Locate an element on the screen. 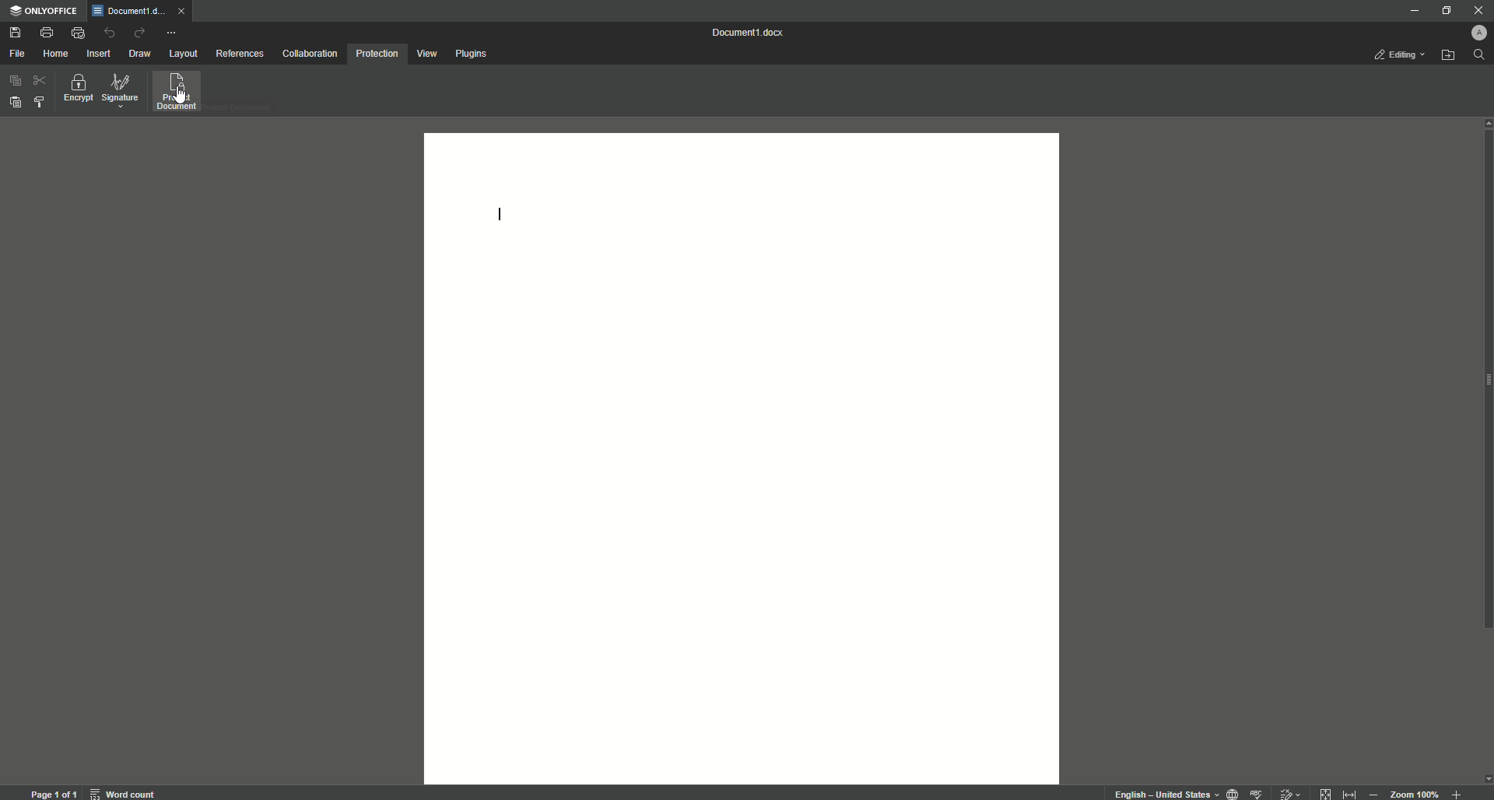 This screenshot has width=1494, height=800. Close is located at coordinates (1477, 9).